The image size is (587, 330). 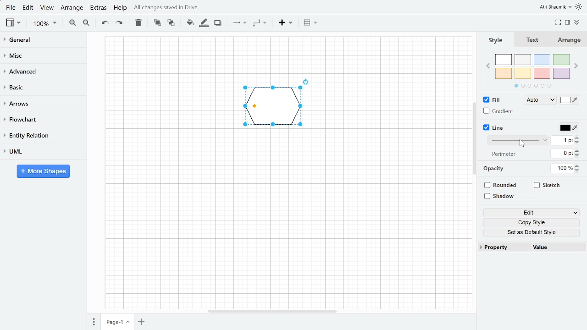 I want to click on Next, so click(x=576, y=65).